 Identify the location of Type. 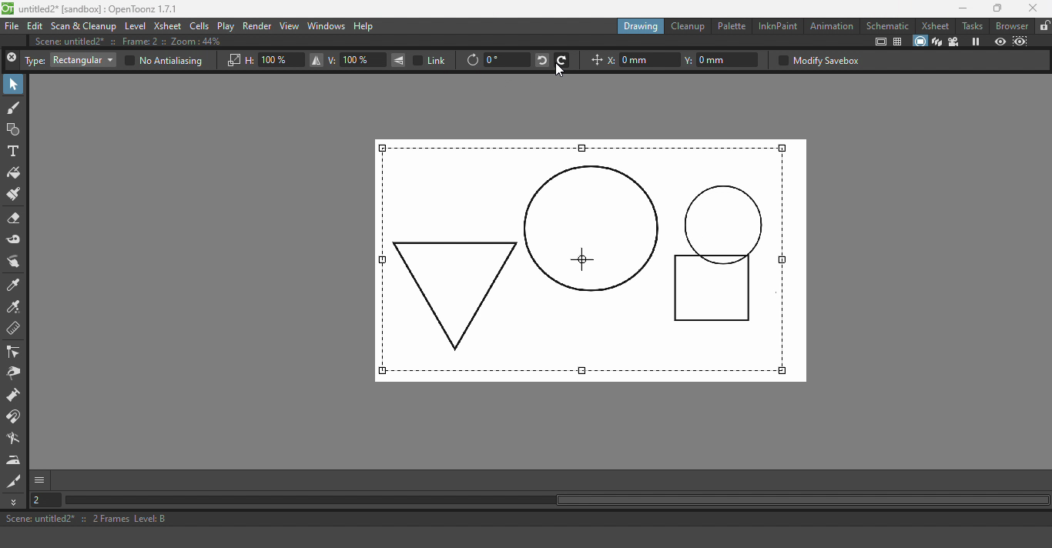
(35, 61).